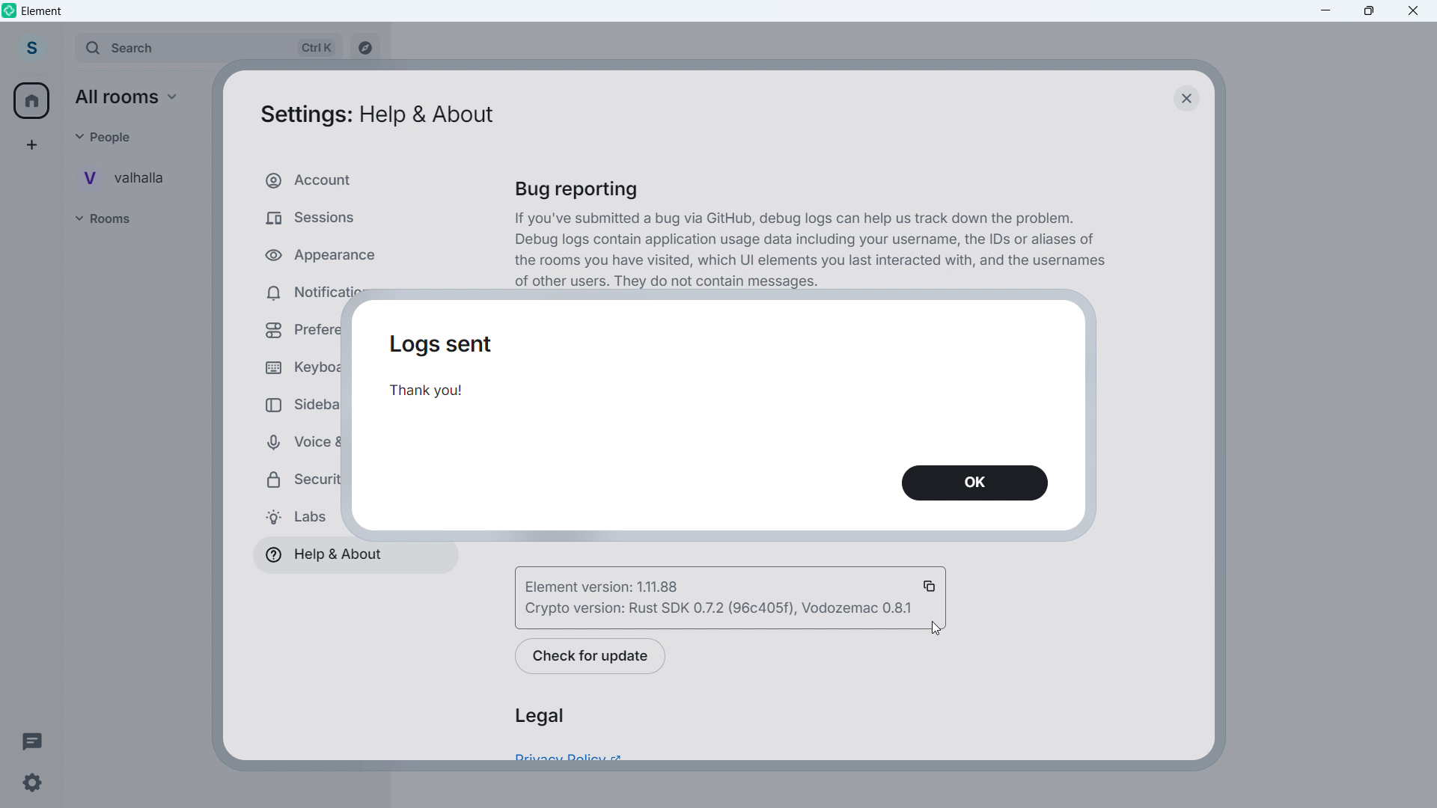 This screenshot has height=808, width=1437. Describe the element at coordinates (207, 49) in the screenshot. I see `search ` at that location.